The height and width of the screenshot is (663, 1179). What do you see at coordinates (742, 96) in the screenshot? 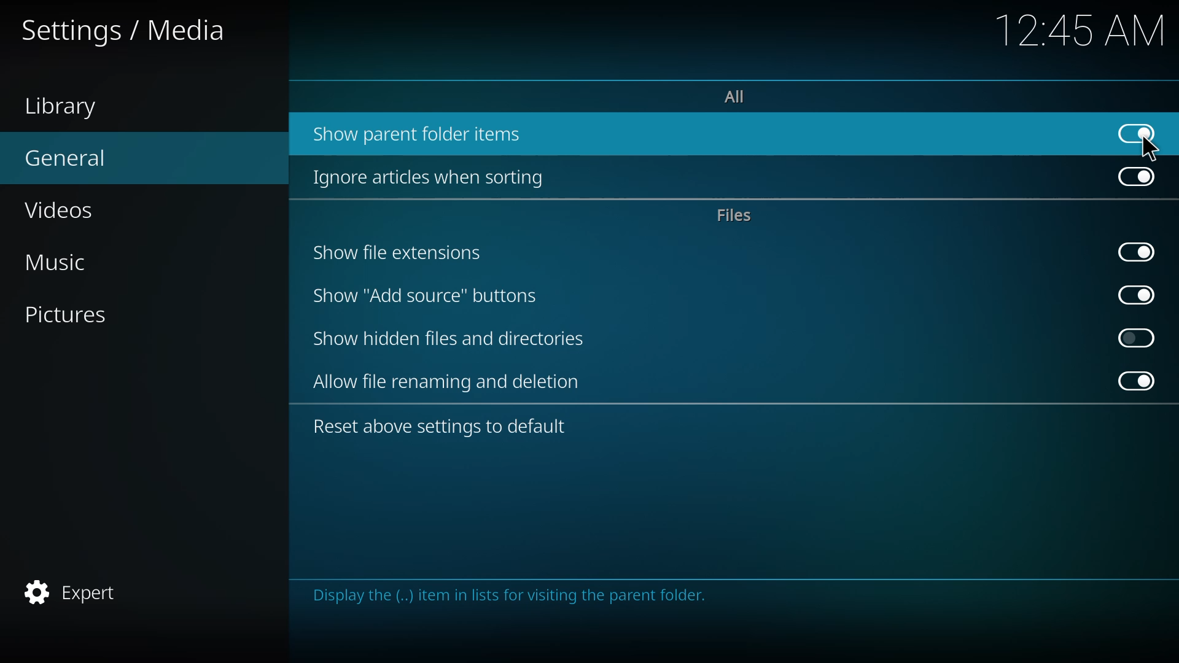
I see `all` at bounding box center [742, 96].